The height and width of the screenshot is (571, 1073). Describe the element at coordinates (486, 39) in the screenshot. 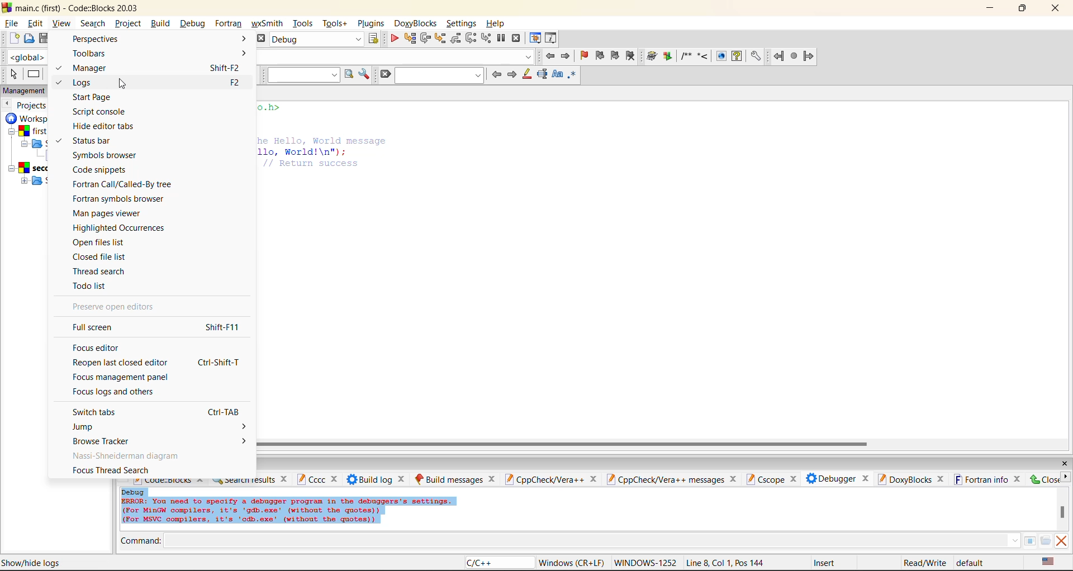

I see `step into instruction` at that location.